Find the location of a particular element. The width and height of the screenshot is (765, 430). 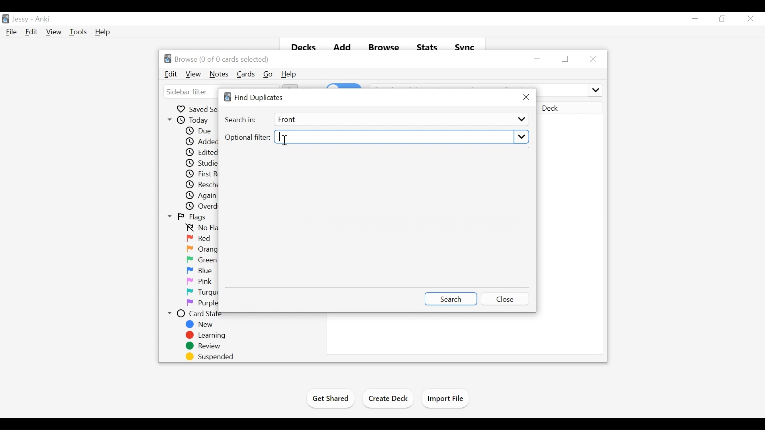

Card State is located at coordinates (198, 314).